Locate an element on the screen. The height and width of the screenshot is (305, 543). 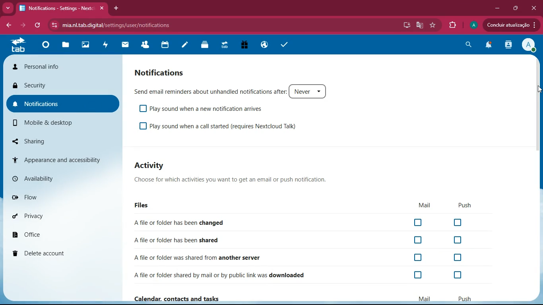
activity is located at coordinates (106, 45).